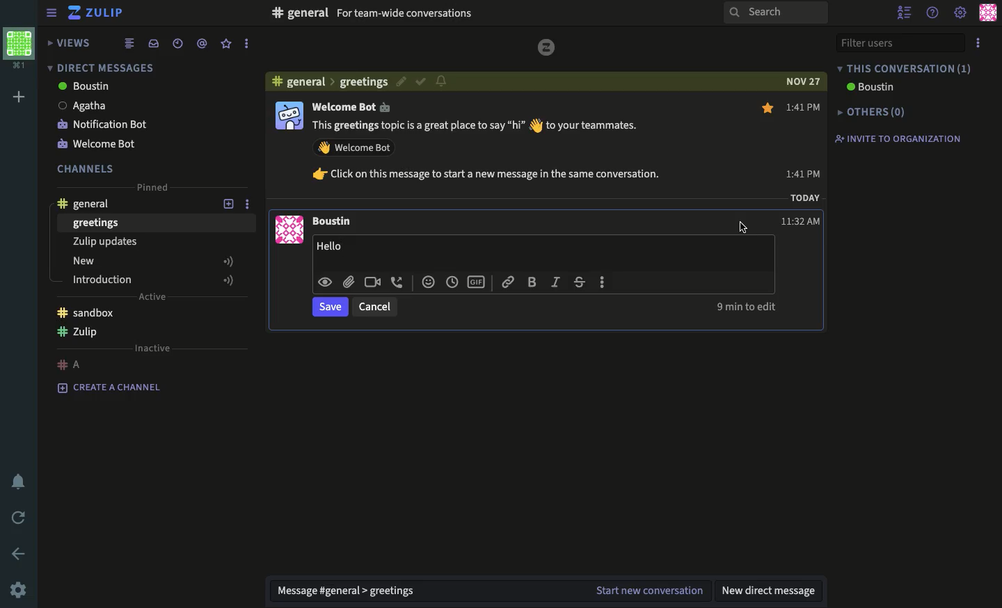 The image size is (1002, 608). What do you see at coordinates (17, 516) in the screenshot?
I see `refresh` at bounding box center [17, 516].